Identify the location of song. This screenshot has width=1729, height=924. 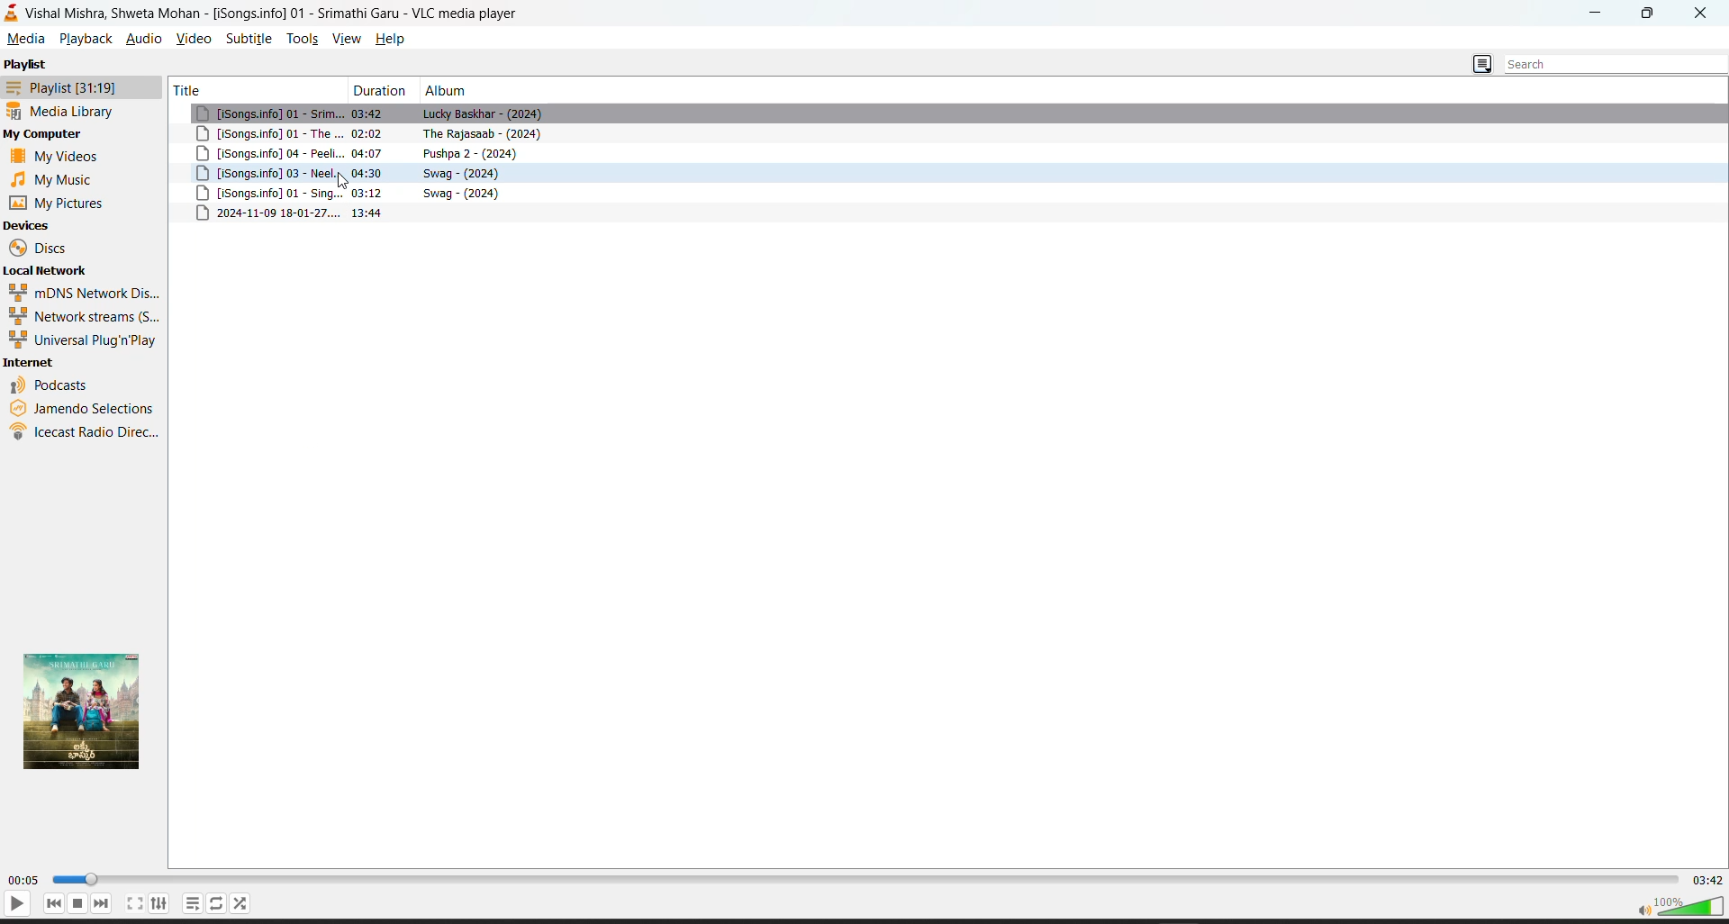
(949, 194).